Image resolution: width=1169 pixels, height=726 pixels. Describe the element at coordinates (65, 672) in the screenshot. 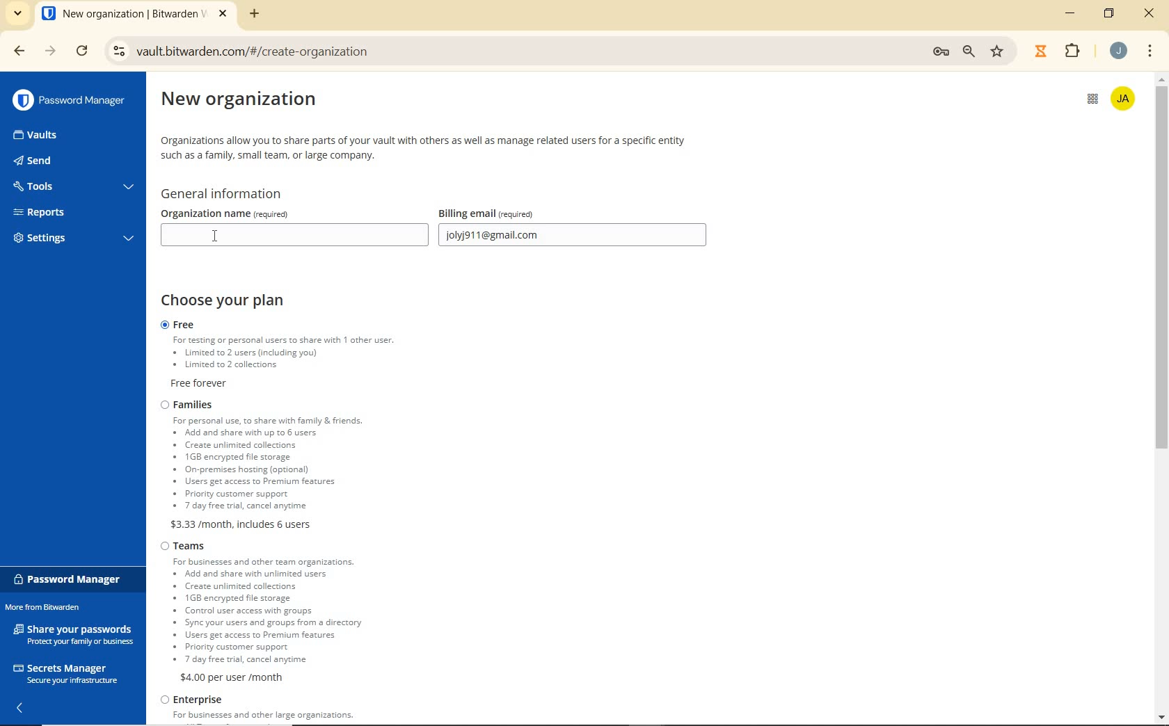

I see `secrets manager` at that location.